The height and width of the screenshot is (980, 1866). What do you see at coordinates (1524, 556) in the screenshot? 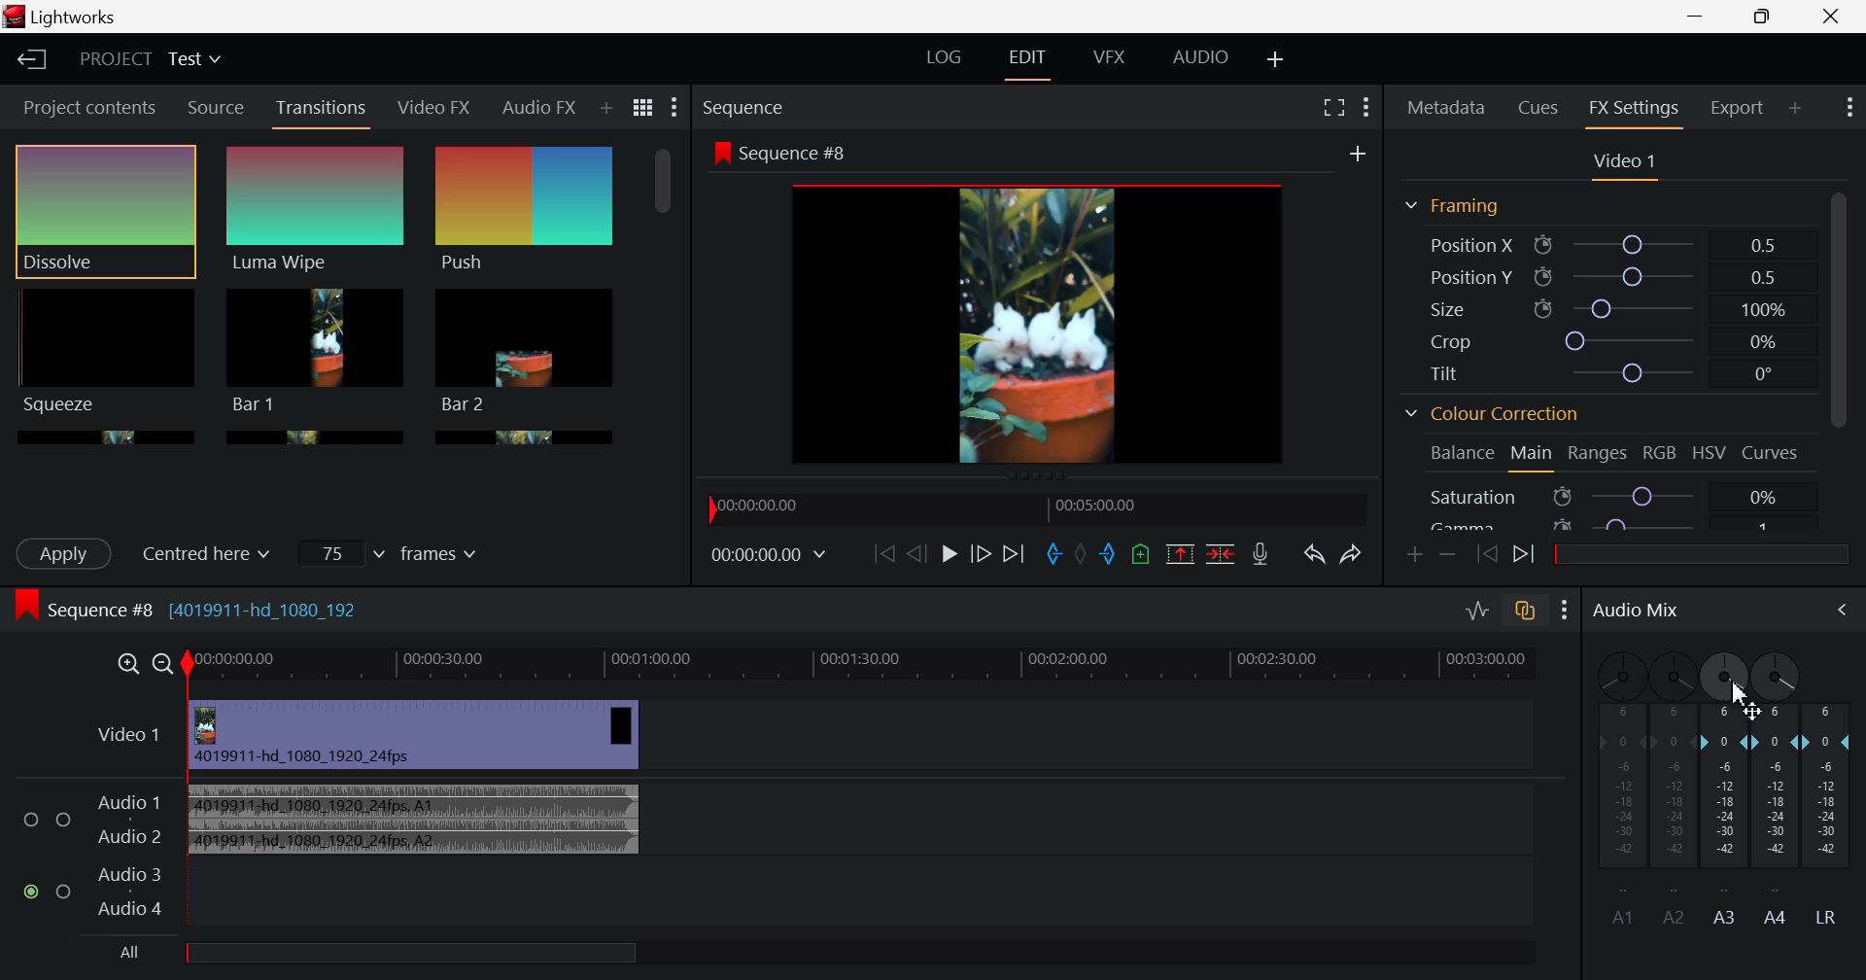
I see `Next keyframe` at bounding box center [1524, 556].